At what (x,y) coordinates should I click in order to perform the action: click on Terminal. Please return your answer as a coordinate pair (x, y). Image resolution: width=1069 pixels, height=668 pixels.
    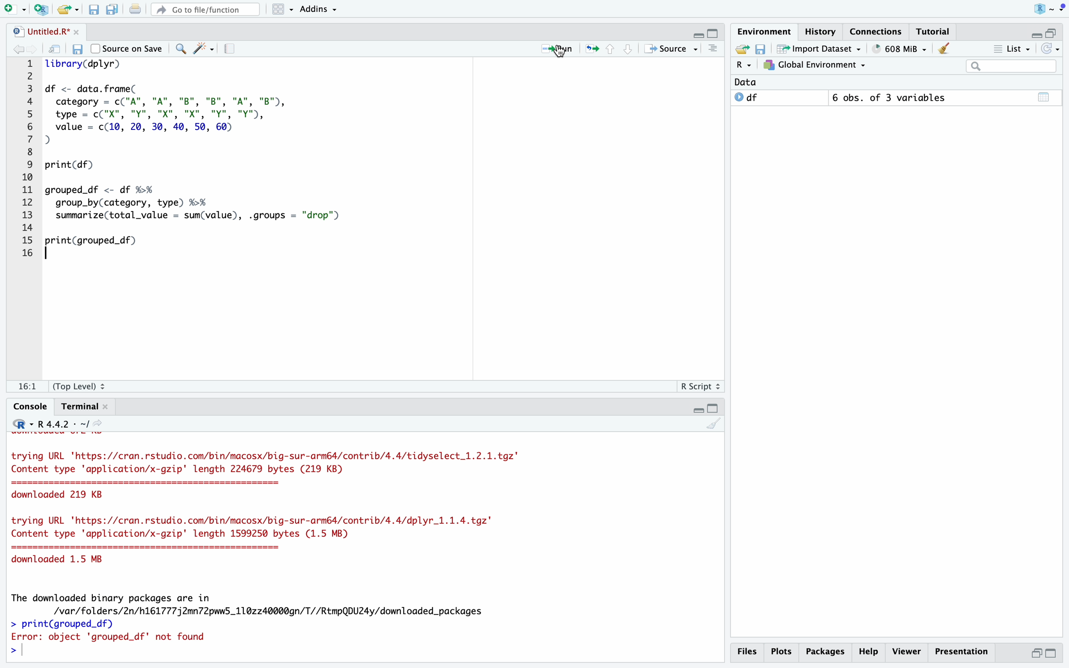
    Looking at the image, I should click on (85, 407).